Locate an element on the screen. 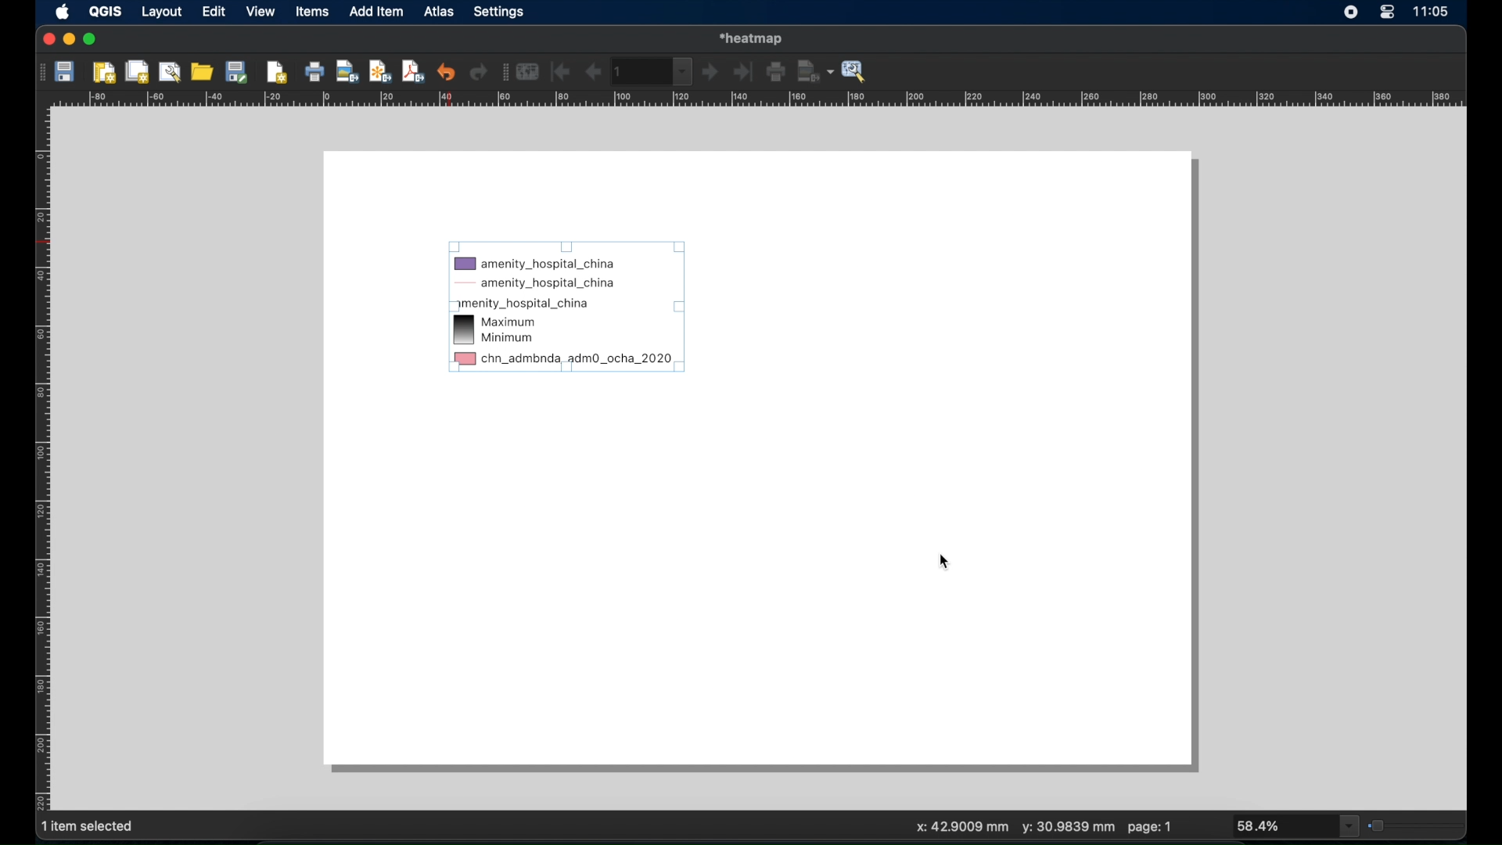  time is located at coordinates (1434, 13).